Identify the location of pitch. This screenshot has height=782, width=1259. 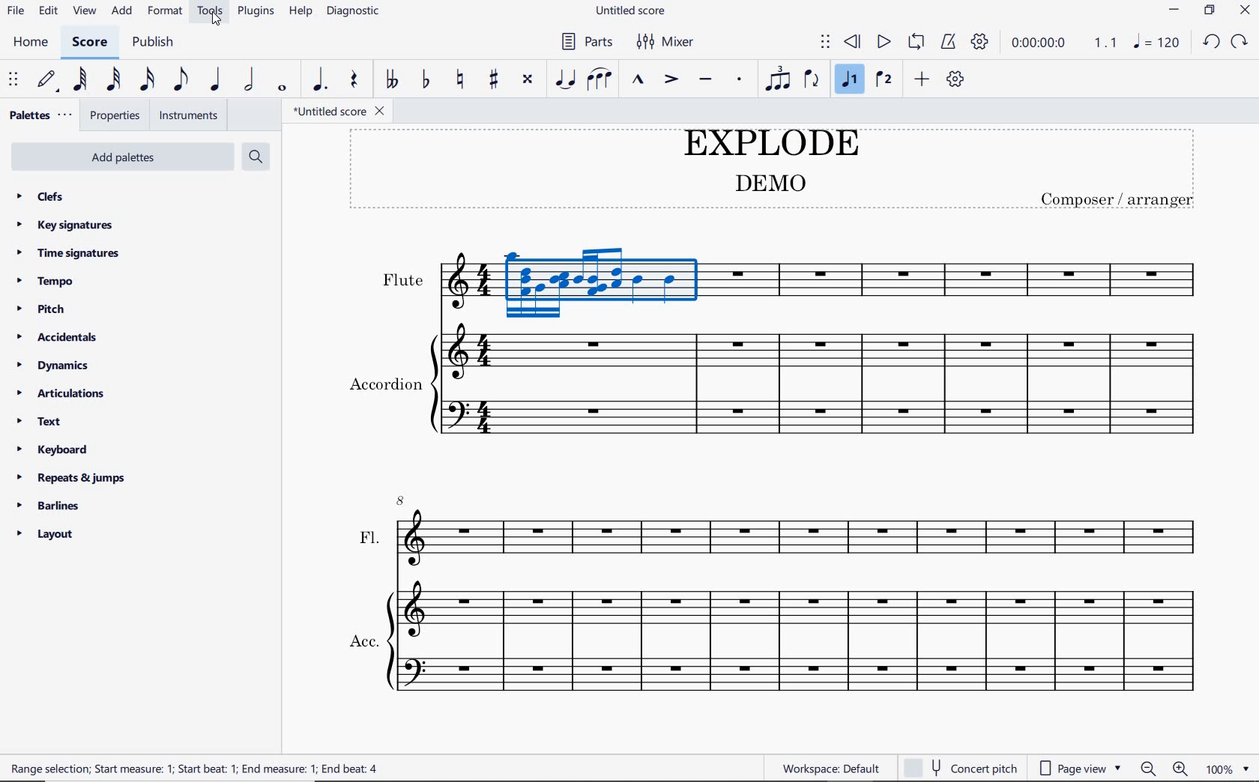
(43, 310).